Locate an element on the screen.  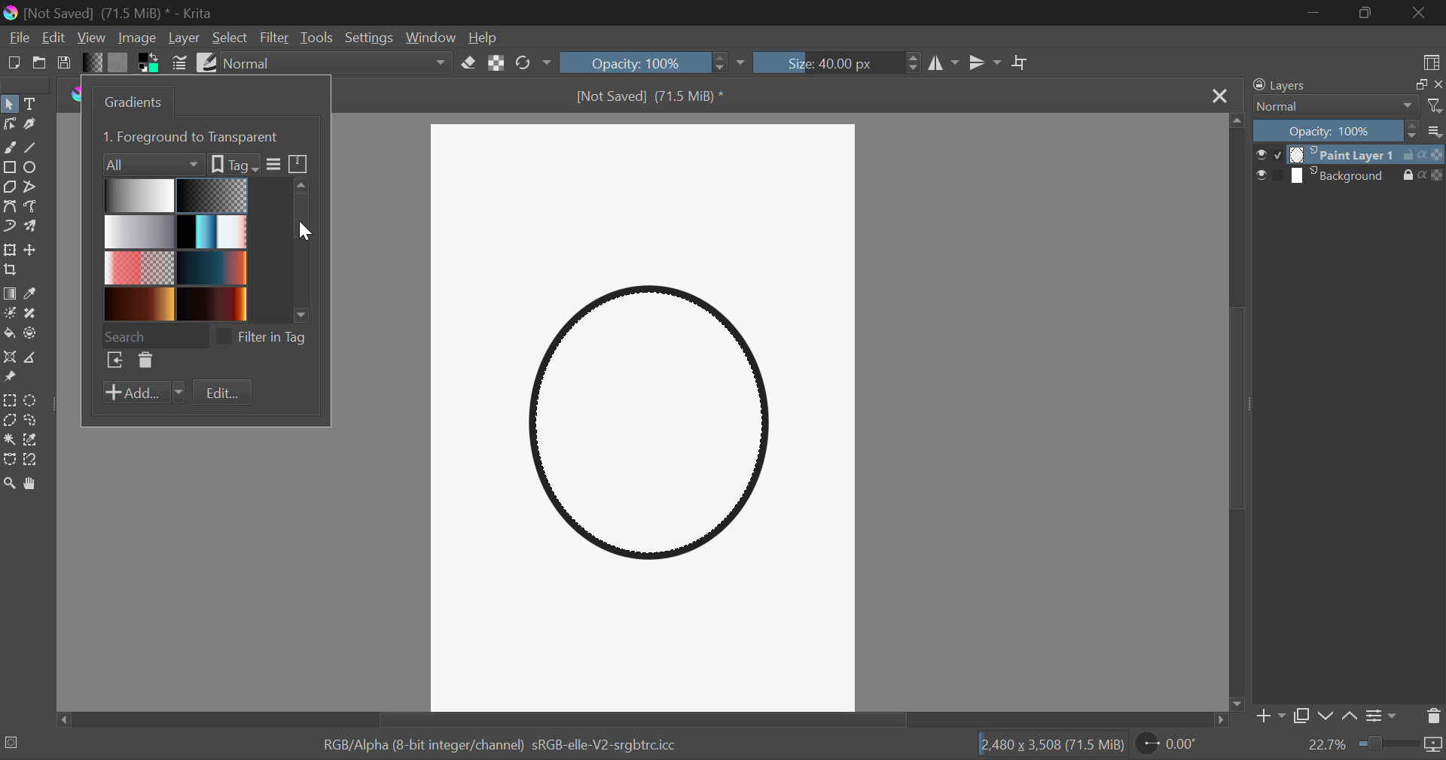
Edit Shapes is located at coordinates (9, 126).